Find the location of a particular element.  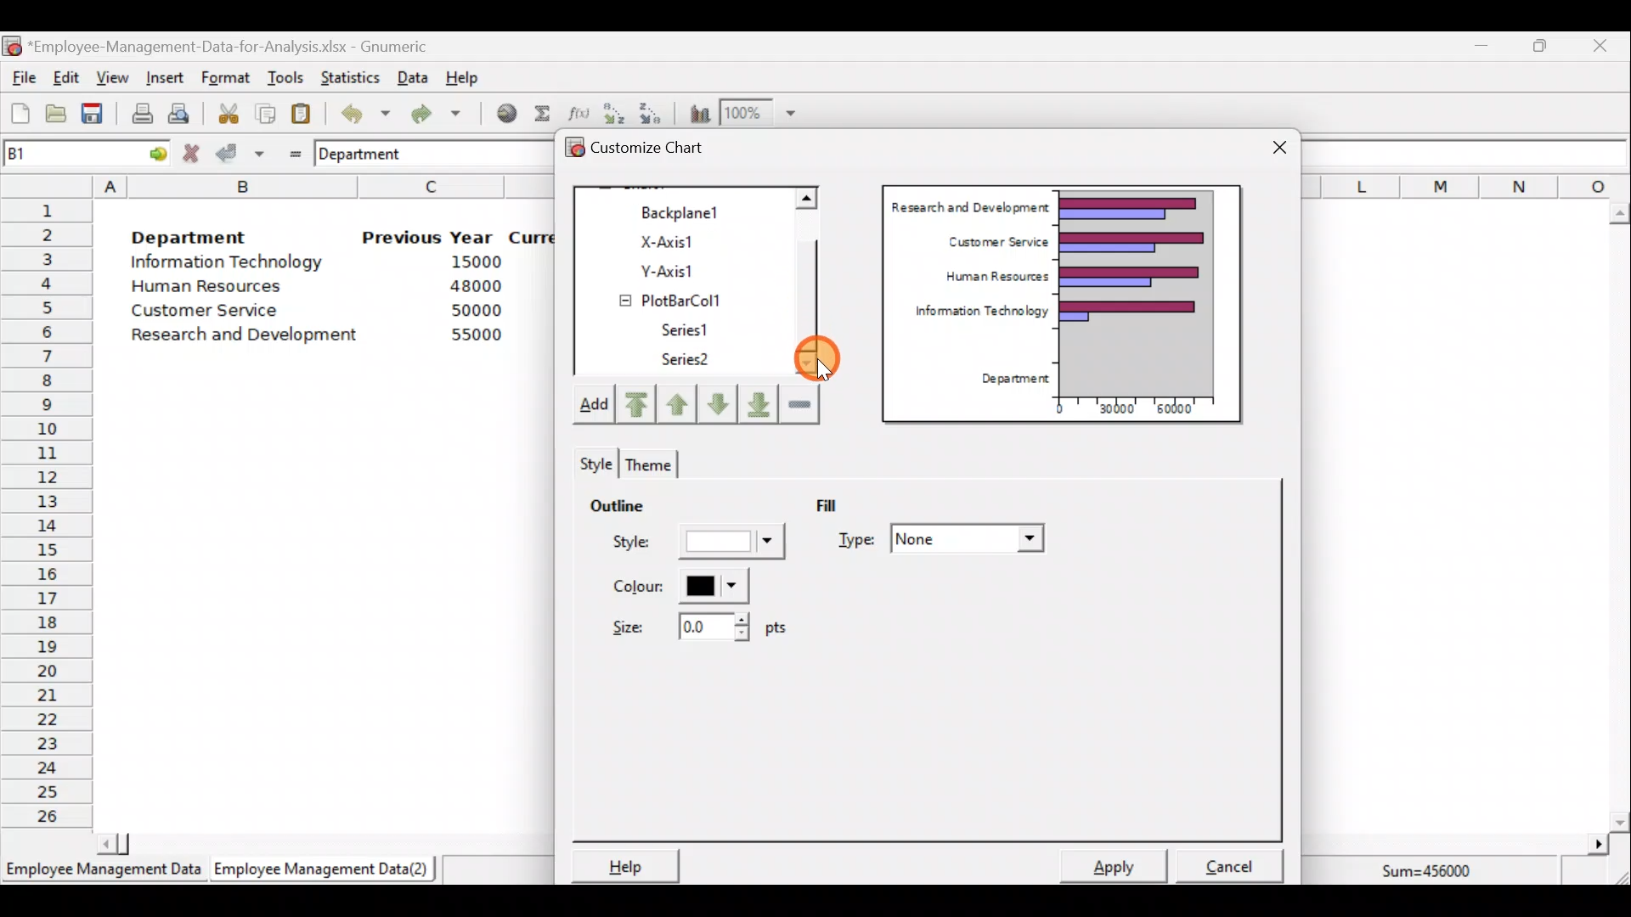

Cursor on scroll bar is located at coordinates (824, 354).